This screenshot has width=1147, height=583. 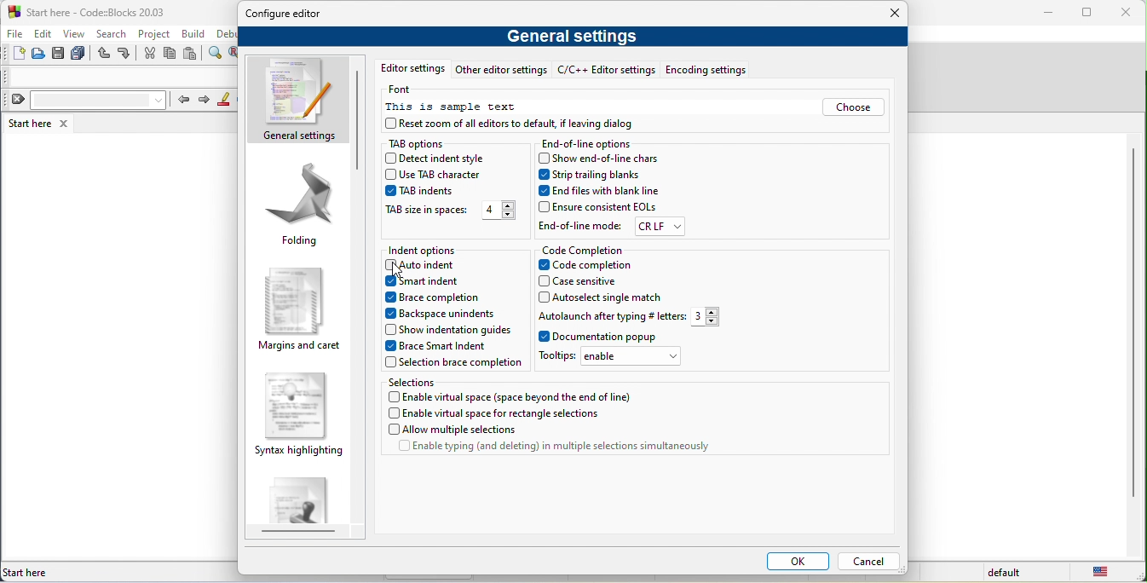 I want to click on c/c ++ editor settings, so click(x=605, y=70).